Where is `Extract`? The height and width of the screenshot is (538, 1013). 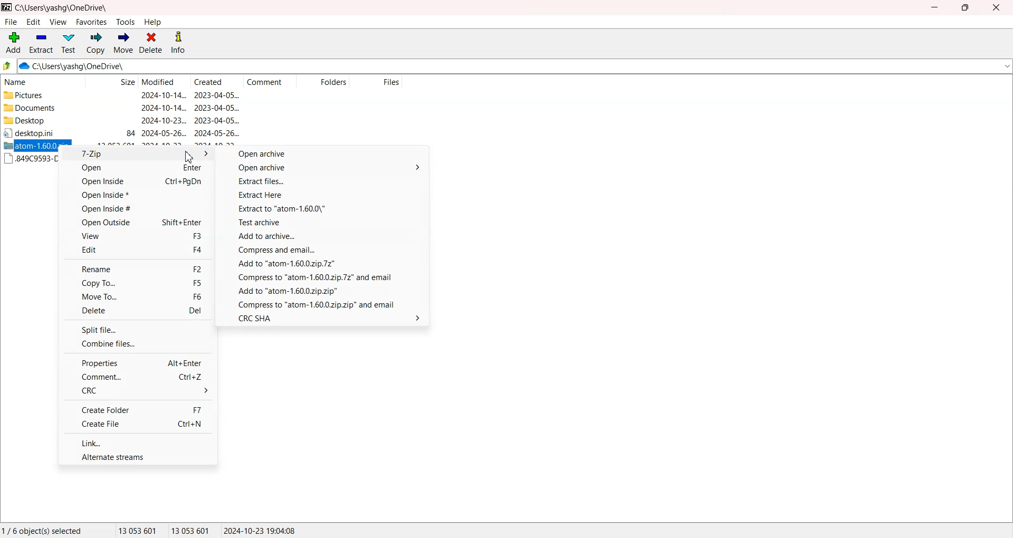
Extract is located at coordinates (41, 43).